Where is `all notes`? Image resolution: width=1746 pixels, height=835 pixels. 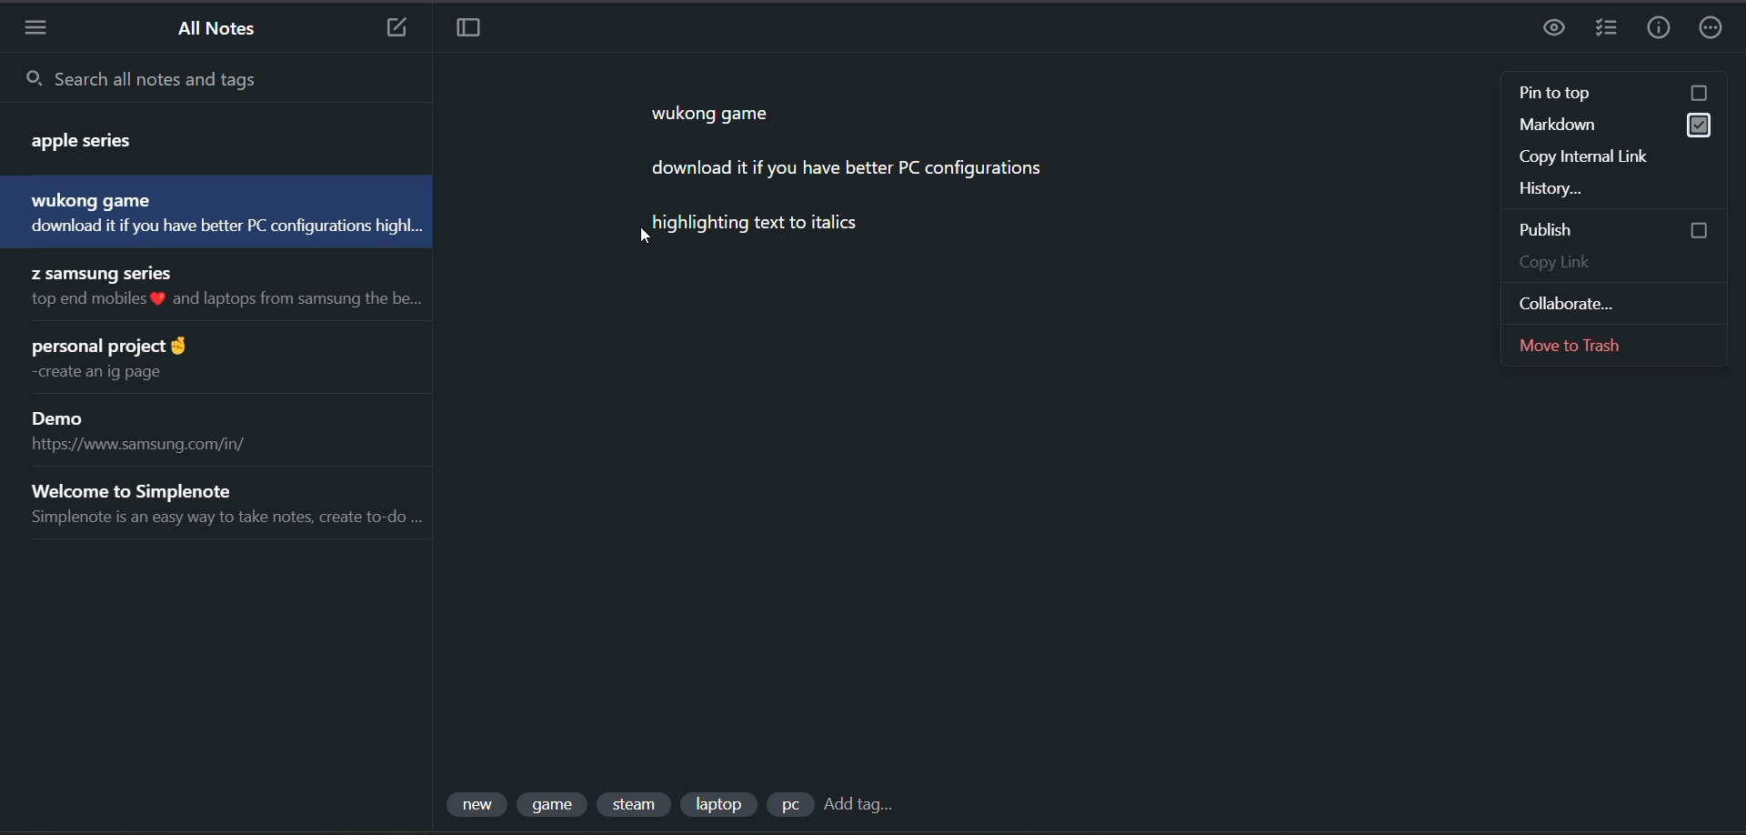
all notes is located at coordinates (224, 31).